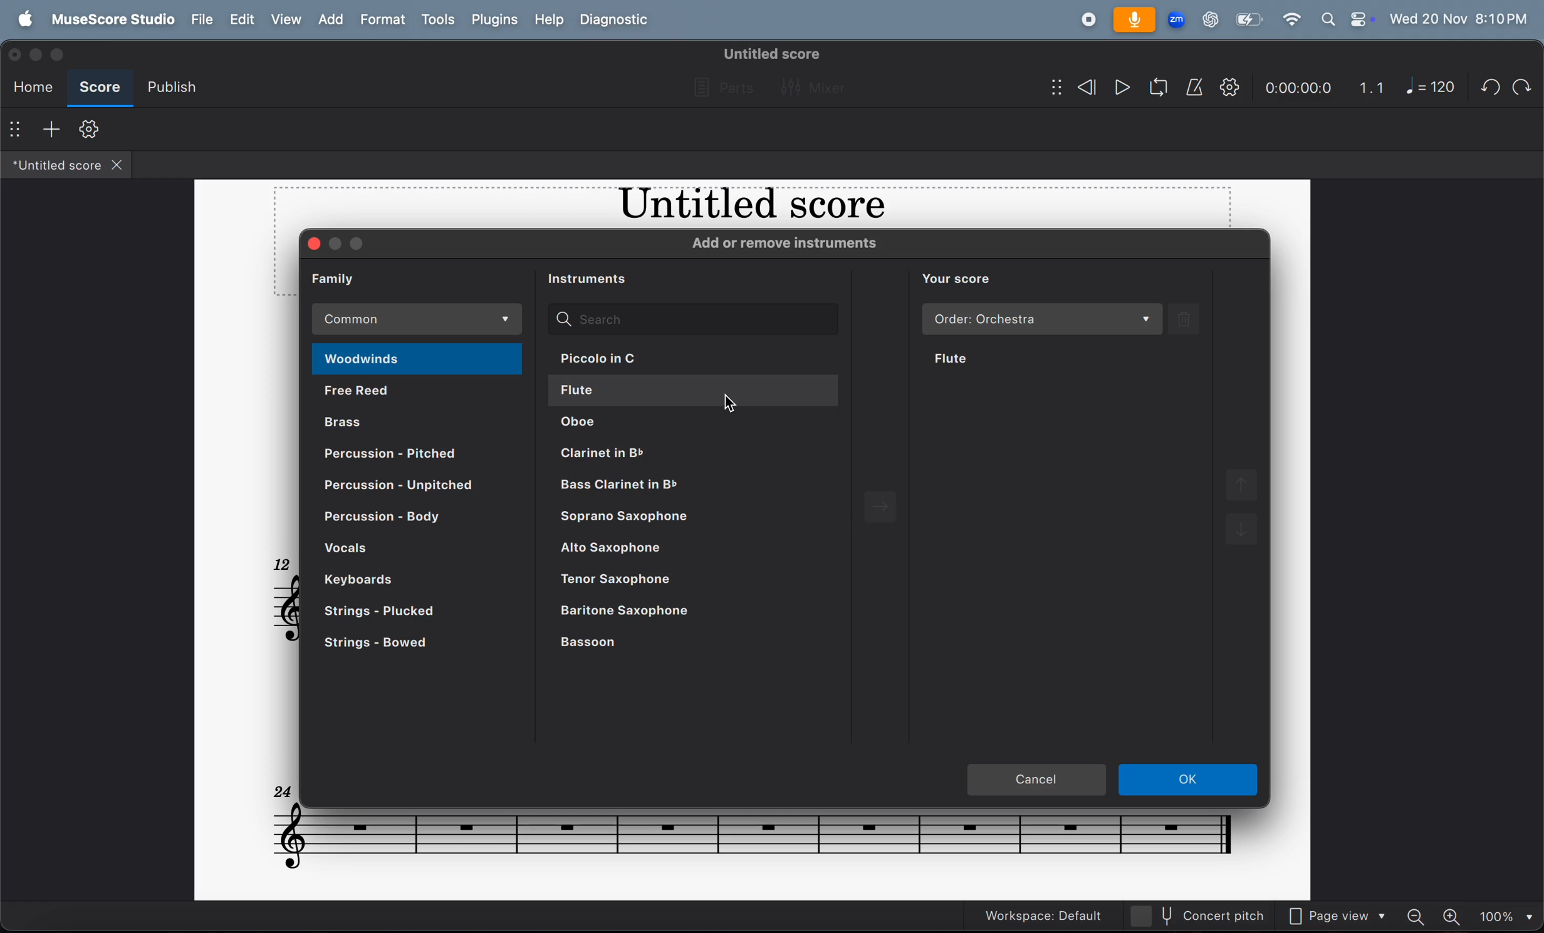 The image size is (1544, 933). What do you see at coordinates (439, 20) in the screenshot?
I see `tools` at bounding box center [439, 20].